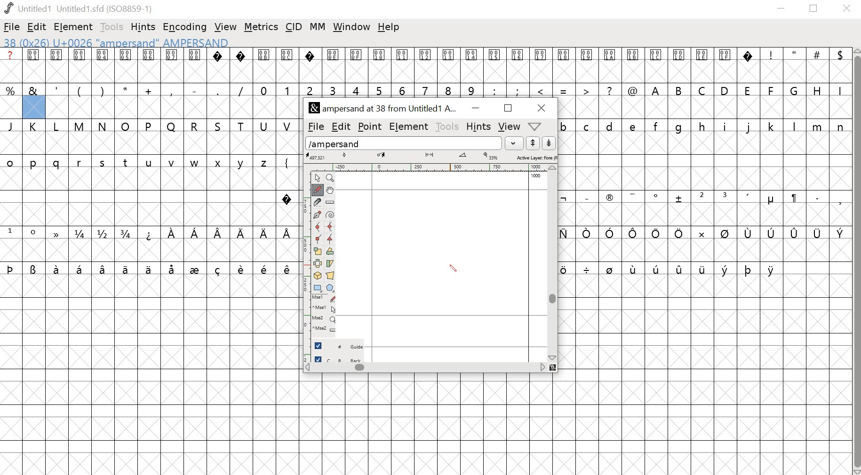 This screenshot has width=861, height=475. Describe the element at coordinates (840, 232) in the screenshot. I see `symbol` at that location.